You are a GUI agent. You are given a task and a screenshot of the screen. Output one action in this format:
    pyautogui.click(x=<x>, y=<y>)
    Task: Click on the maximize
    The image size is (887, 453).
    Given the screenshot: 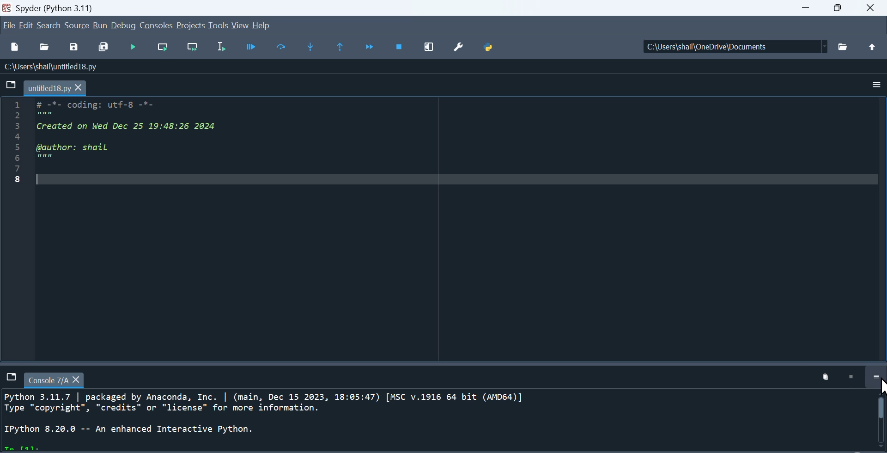 What is the action you would take?
    pyautogui.click(x=838, y=8)
    